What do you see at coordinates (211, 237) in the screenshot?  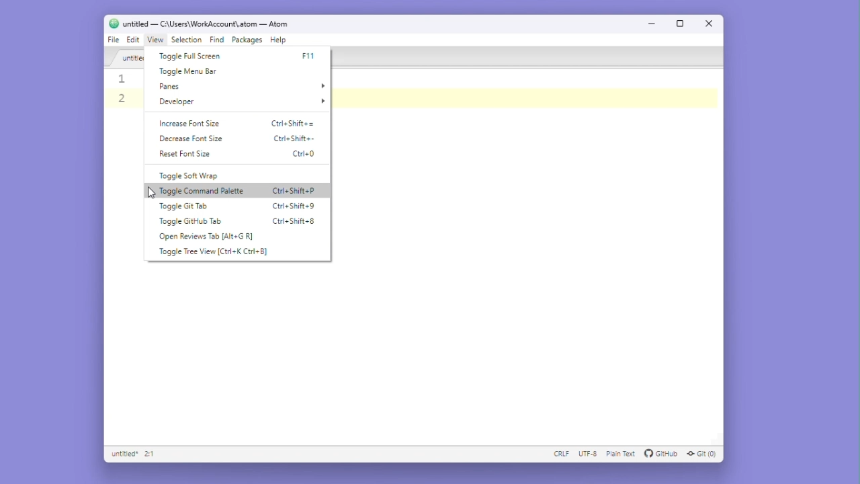 I see `open reviews tab` at bounding box center [211, 237].